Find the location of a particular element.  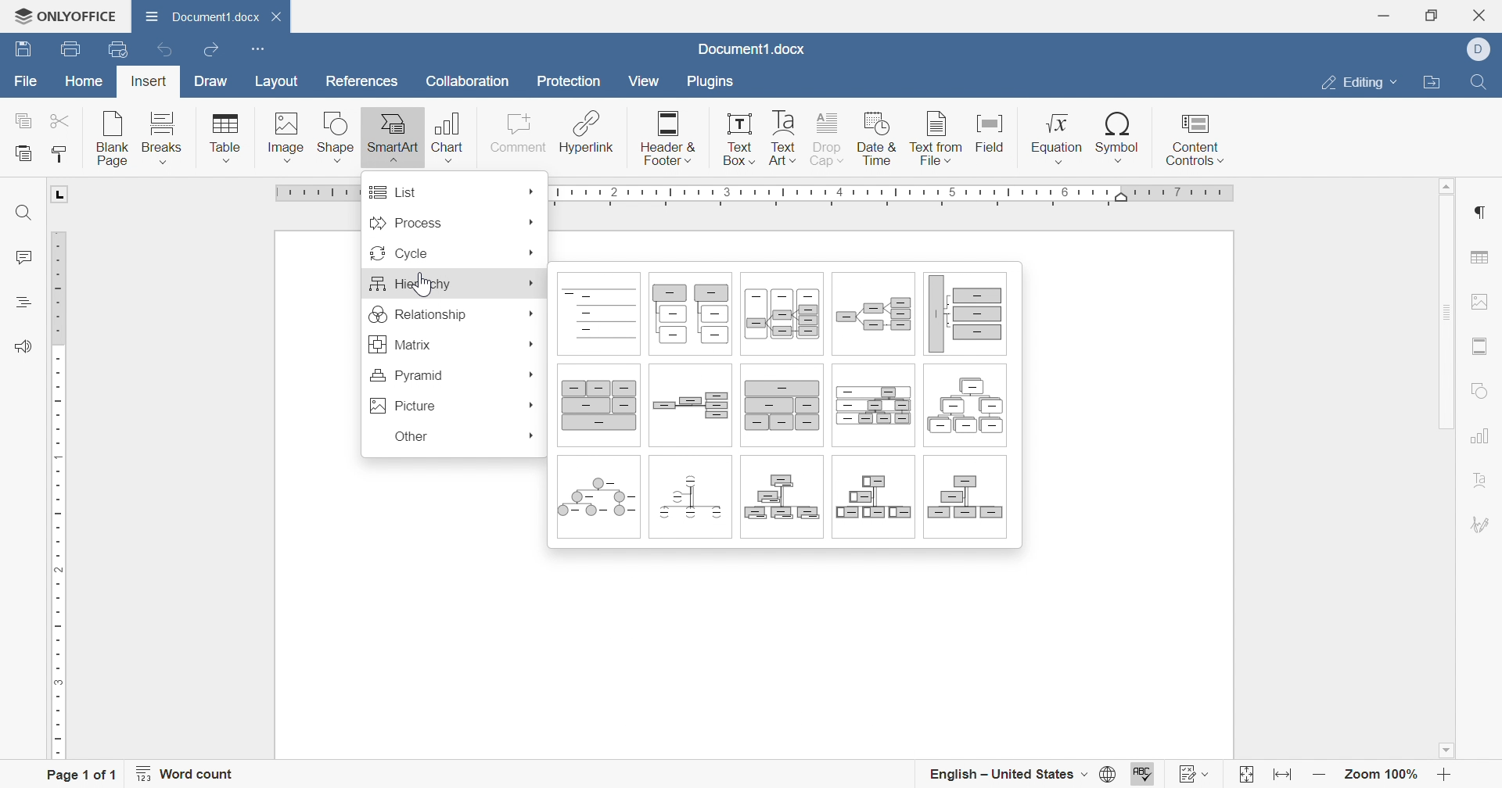

More is located at coordinates (534, 253).